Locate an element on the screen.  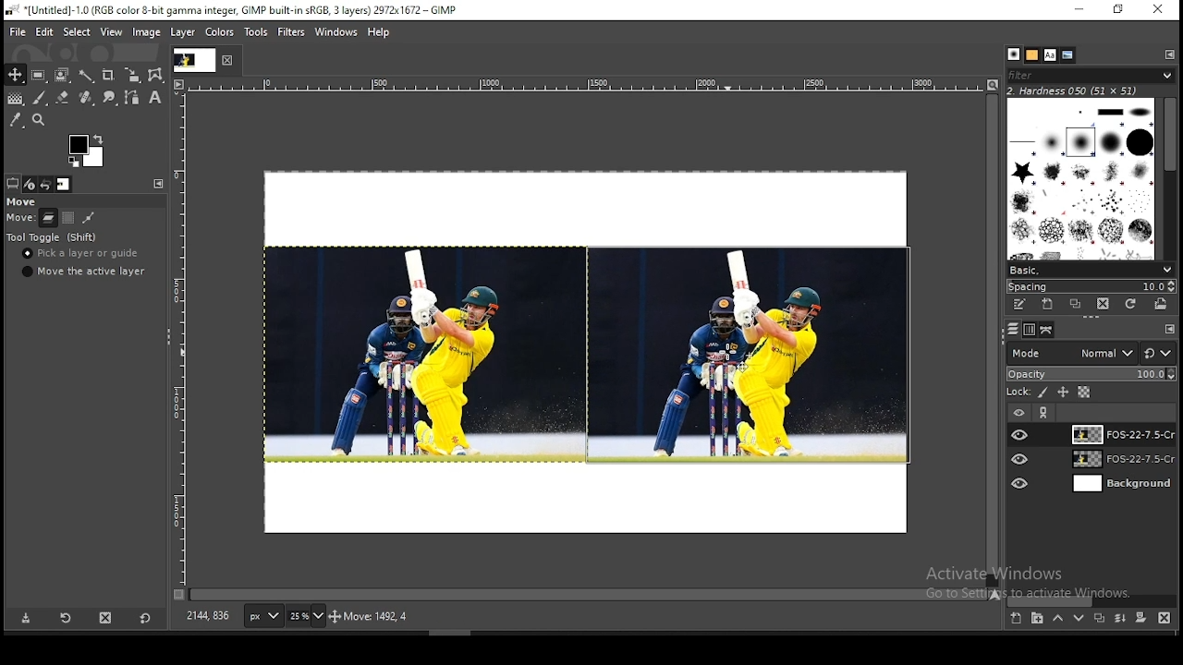
fuzzy select tool is located at coordinates (89, 74).